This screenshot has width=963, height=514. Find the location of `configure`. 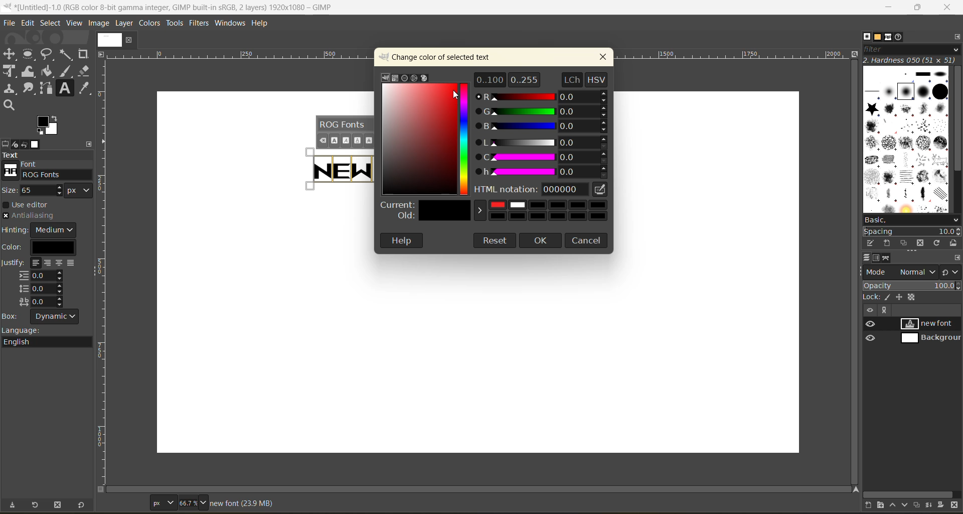

configure is located at coordinates (957, 258).